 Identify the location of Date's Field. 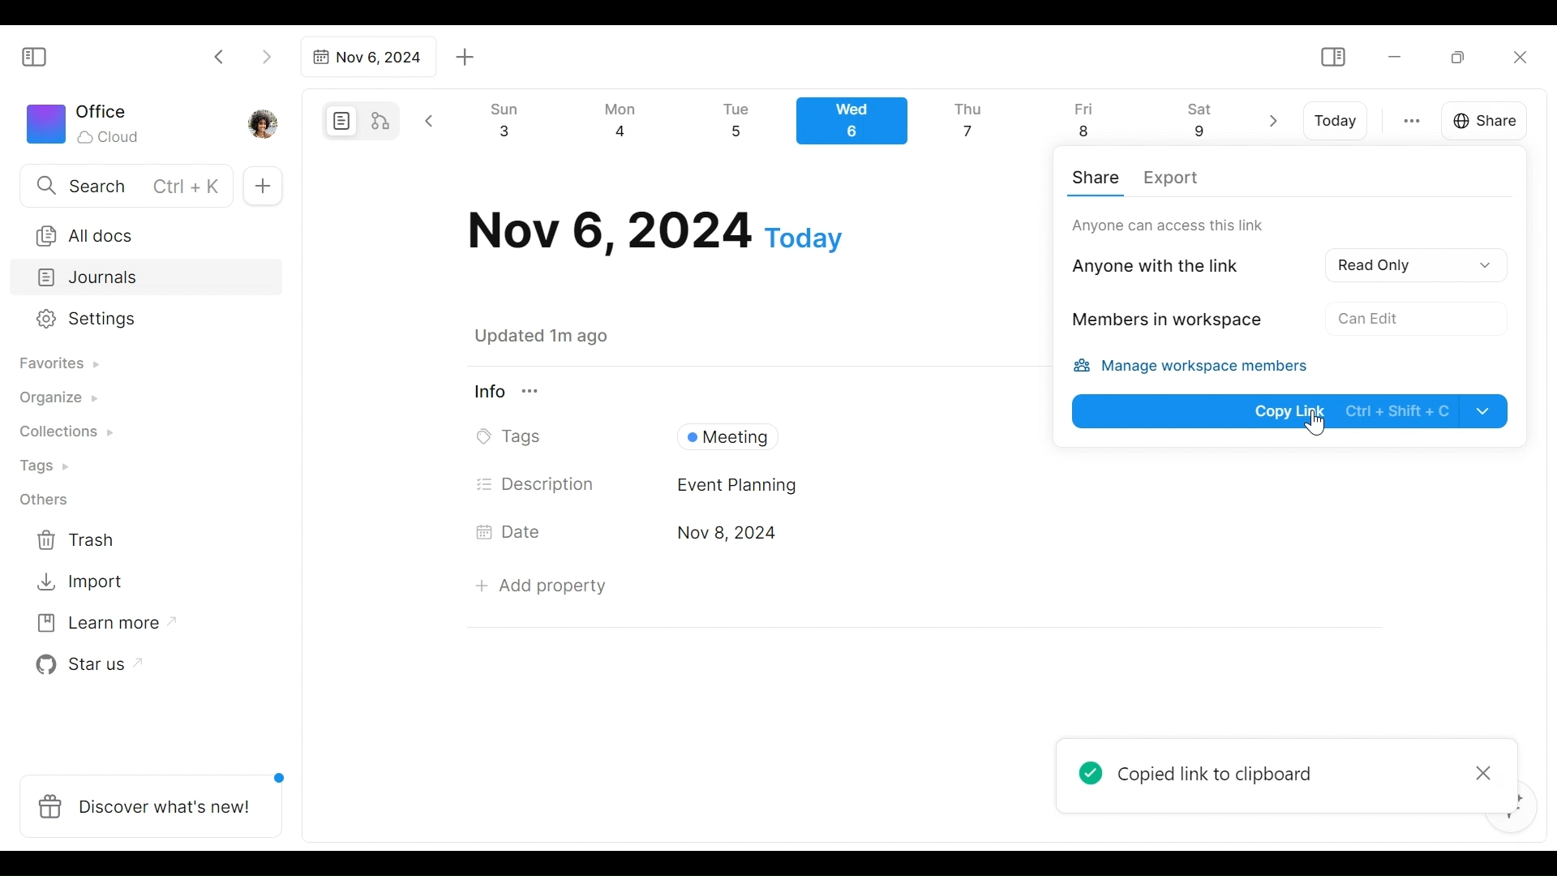
(1020, 535).